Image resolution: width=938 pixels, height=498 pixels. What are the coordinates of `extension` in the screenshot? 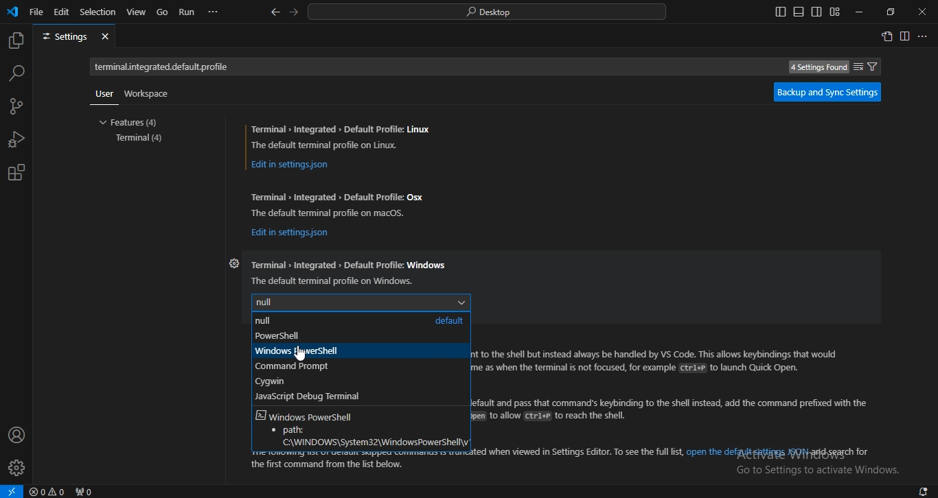 It's located at (17, 172).